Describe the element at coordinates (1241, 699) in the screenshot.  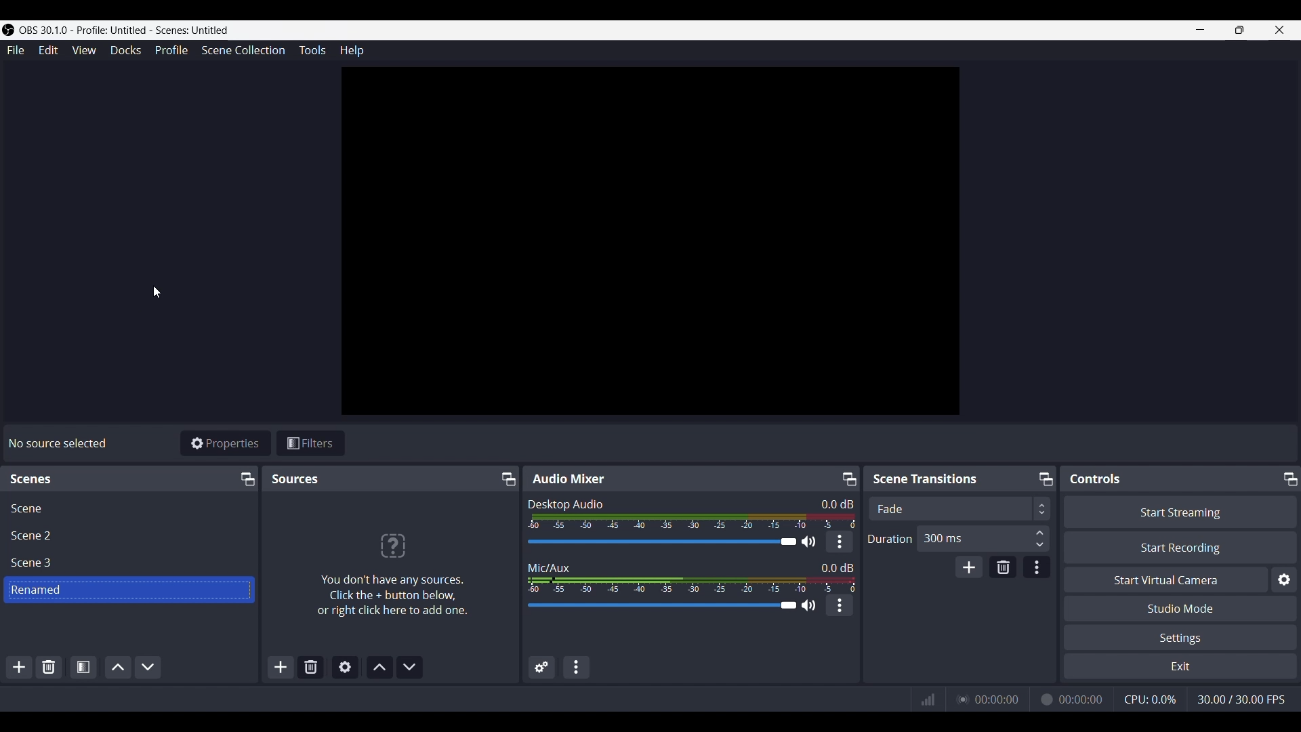
I see `Frame Rate (FPS)` at that location.